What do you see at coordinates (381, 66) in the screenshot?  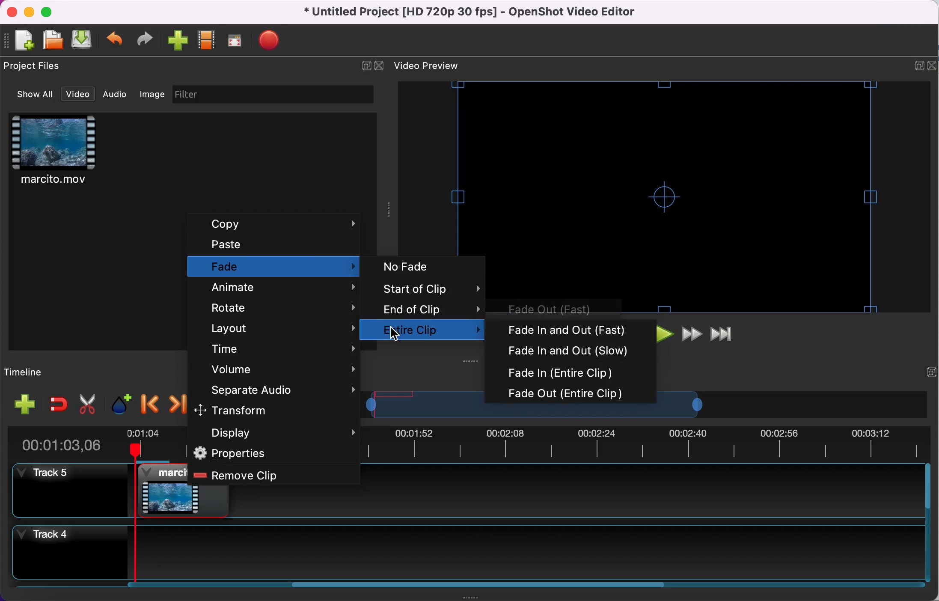 I see `close` at bounding box center [381, 66].